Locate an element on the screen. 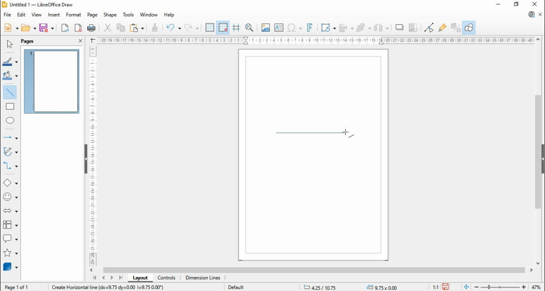 The height and width of the screenshot is (291, 545). ellipse is located at coordinates (10, 120).